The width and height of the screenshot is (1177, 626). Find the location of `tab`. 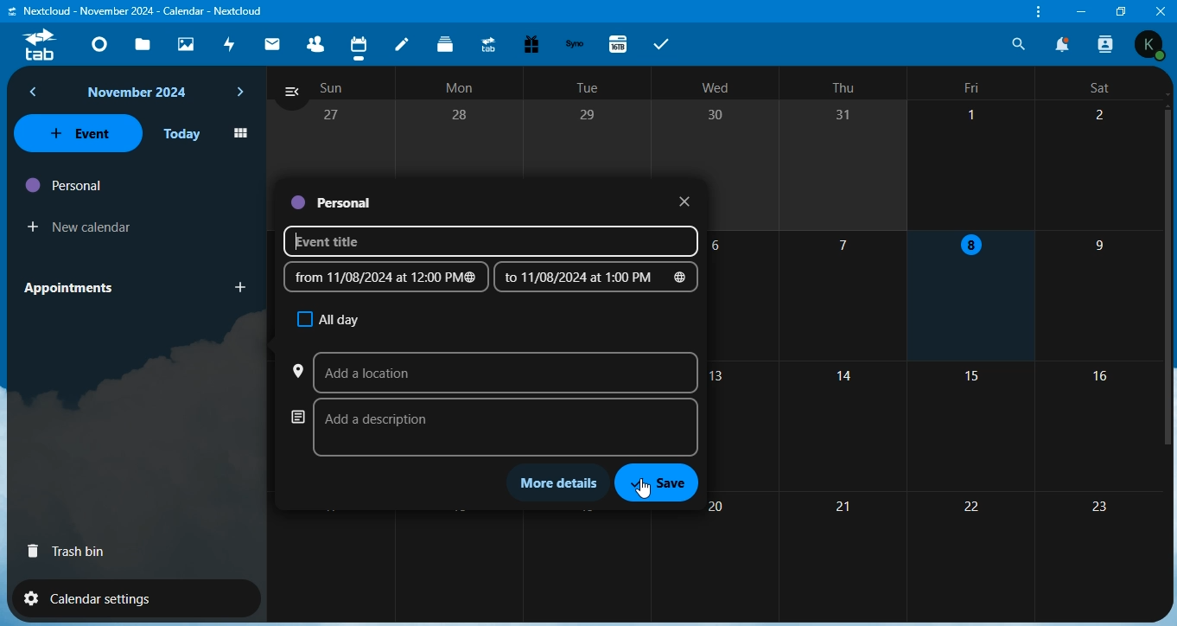

tab is located at coordinates (48, 45).